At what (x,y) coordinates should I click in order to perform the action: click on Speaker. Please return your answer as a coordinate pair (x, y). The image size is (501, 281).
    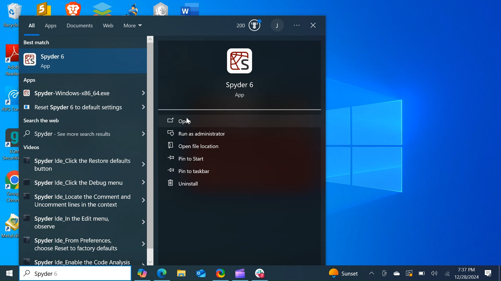
    Looking at the image, I should click on (434, 274).